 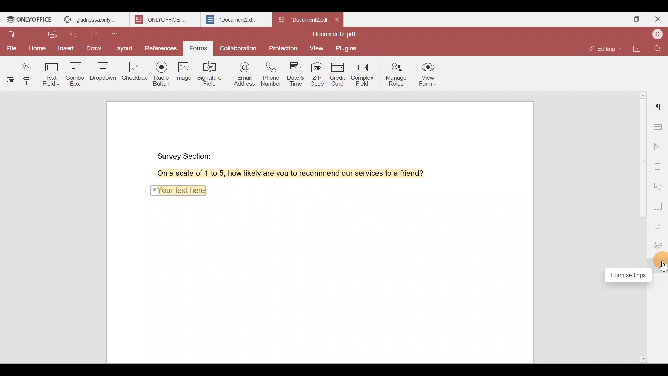 What do you see at coordinates (295, 173) in the screenshot?
I see `On a scale of 1 to 5, how likely are you to recommend our services to a friend?` at bounding box center [295, 173].